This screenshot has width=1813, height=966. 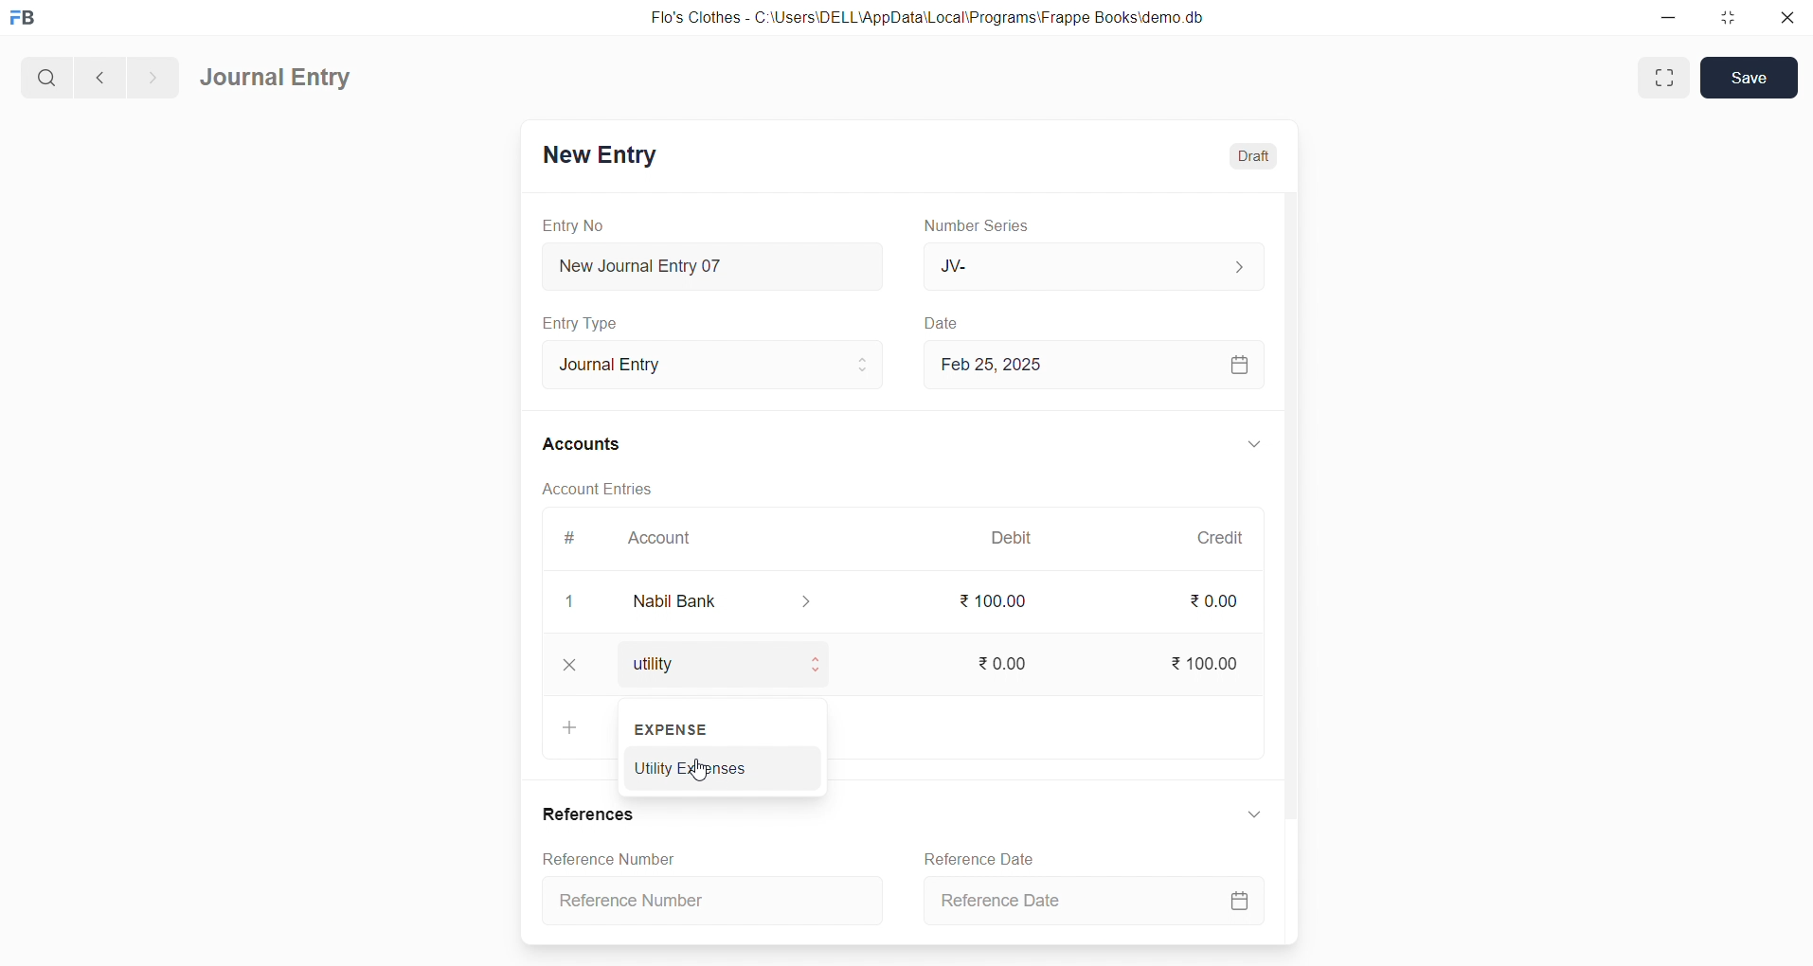 What do you see at coordinates (718, 899) in the screenshot?
I see `Reference Number` at bounding box center [718, 899].